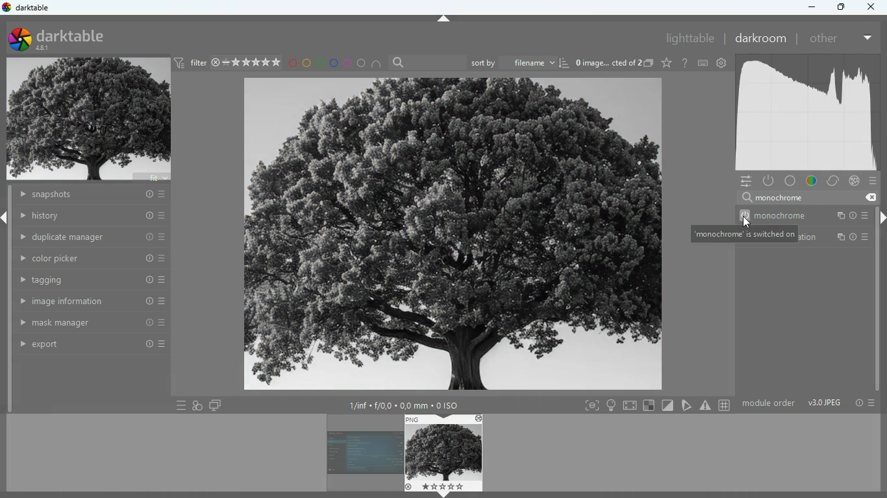 This screenshot has height=498, width=887. I want to click on maximize, so click(840, 7).